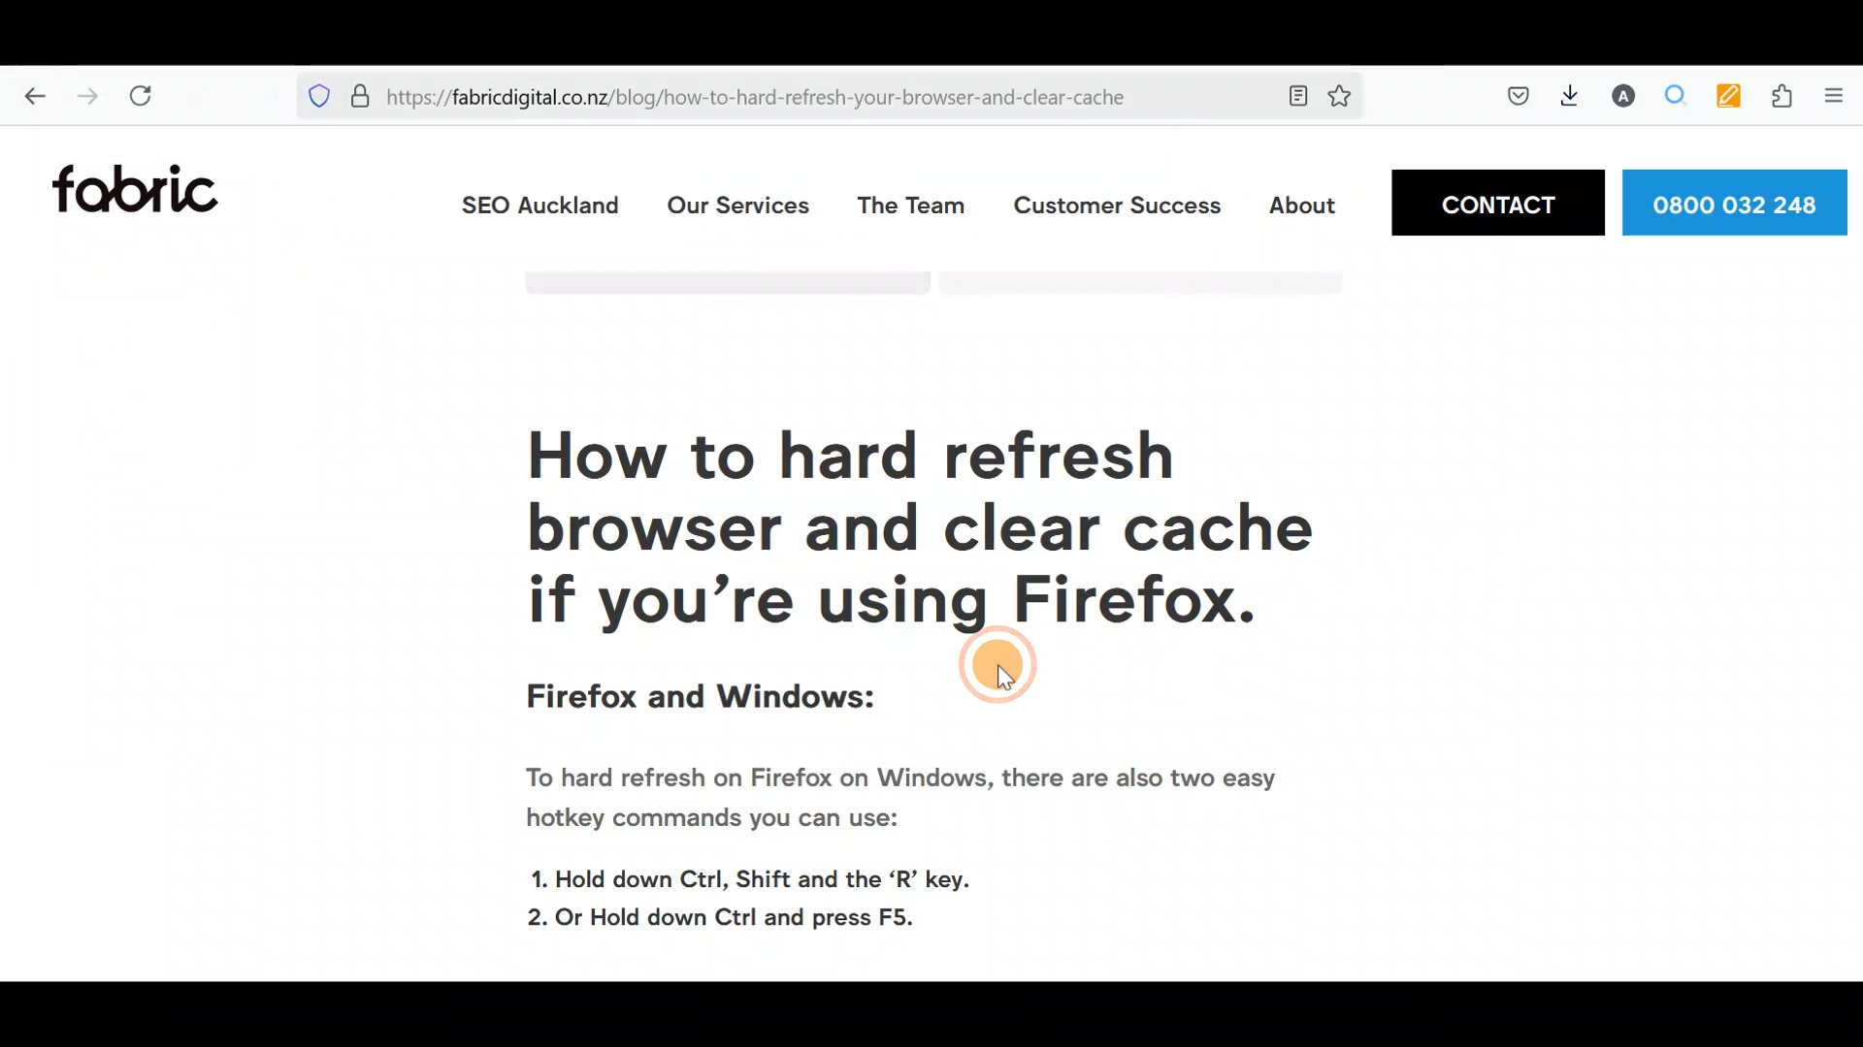 The height and width of the screenshot is (1047, 1863). I want to click on Multi keyword highlighter, so click(1727, 99).